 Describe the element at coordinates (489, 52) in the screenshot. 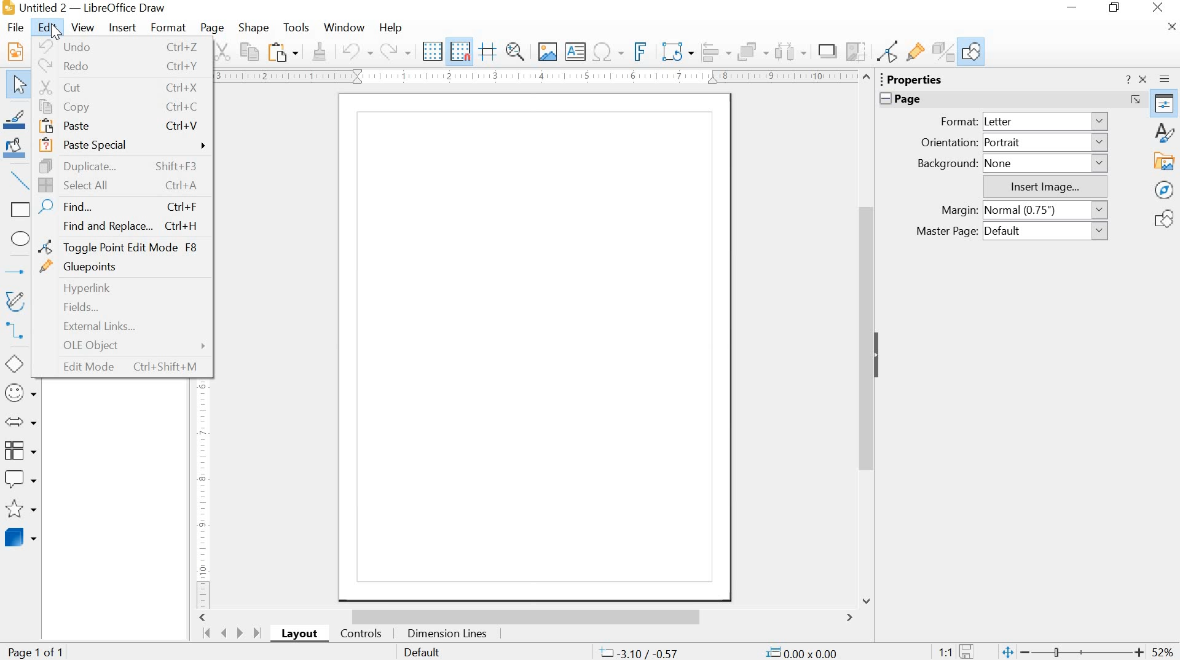

I see `Helplines While Moving` at that location.